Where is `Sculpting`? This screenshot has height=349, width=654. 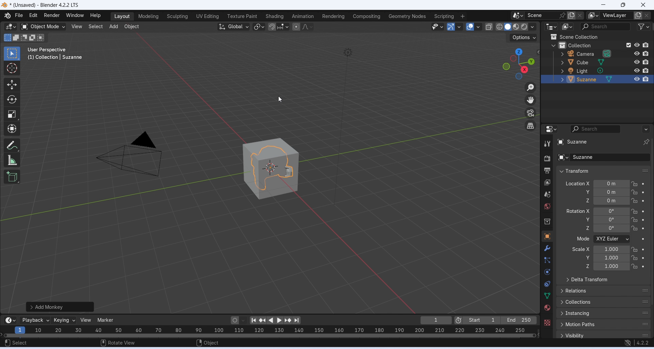
Sculpting is located at coordinates (177, 17).